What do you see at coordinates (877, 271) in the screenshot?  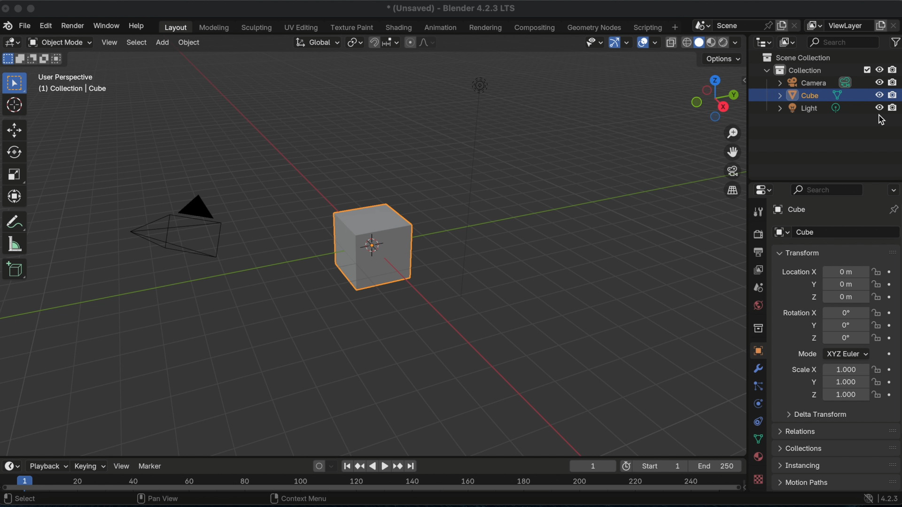 I see `lock location` at bounding box center [877, 271].